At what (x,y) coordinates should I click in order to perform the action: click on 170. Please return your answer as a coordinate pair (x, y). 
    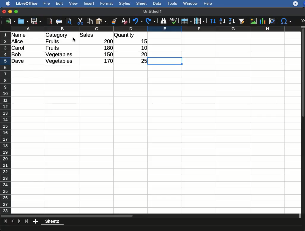
    Looking at the image, I should click on (107, 61).